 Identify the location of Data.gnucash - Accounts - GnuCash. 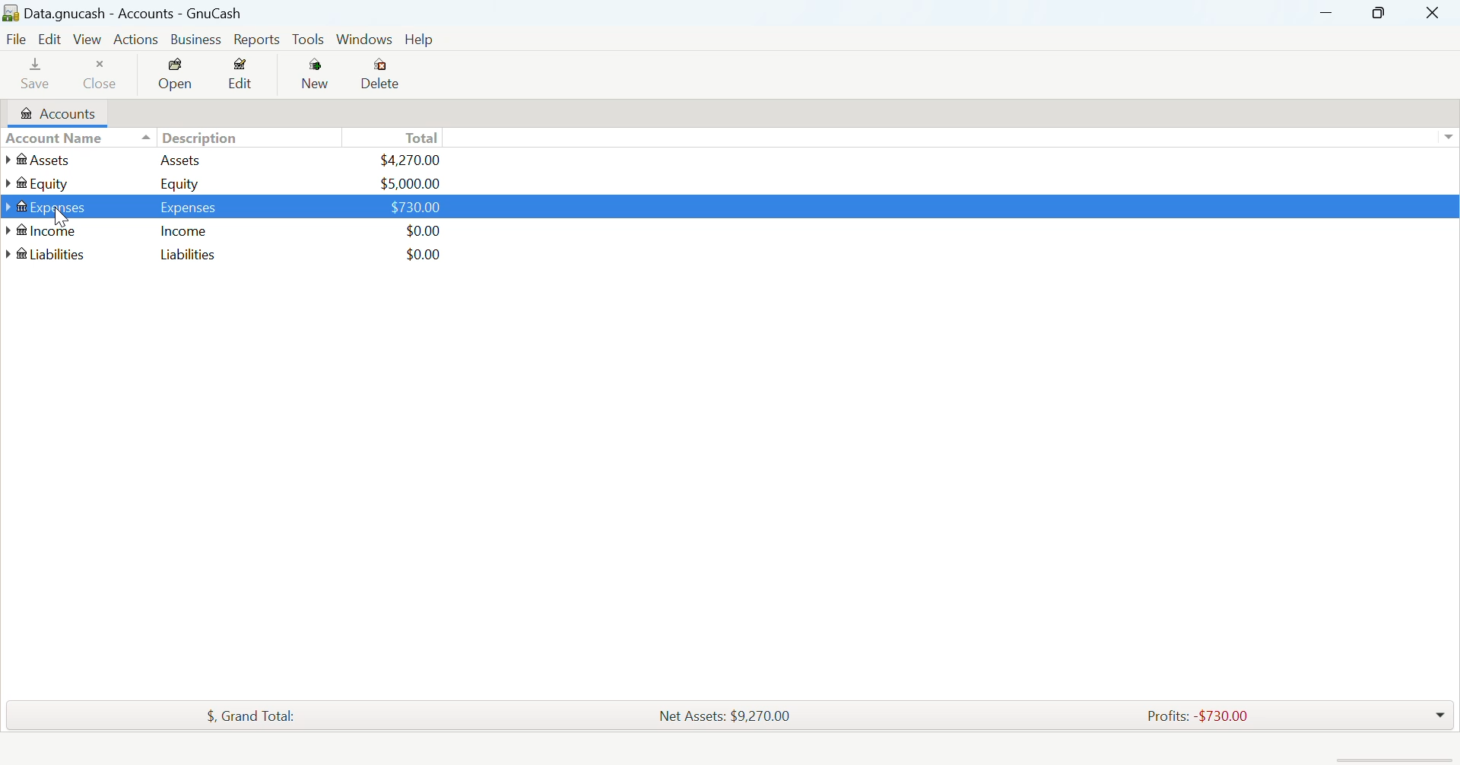
(155, 13).